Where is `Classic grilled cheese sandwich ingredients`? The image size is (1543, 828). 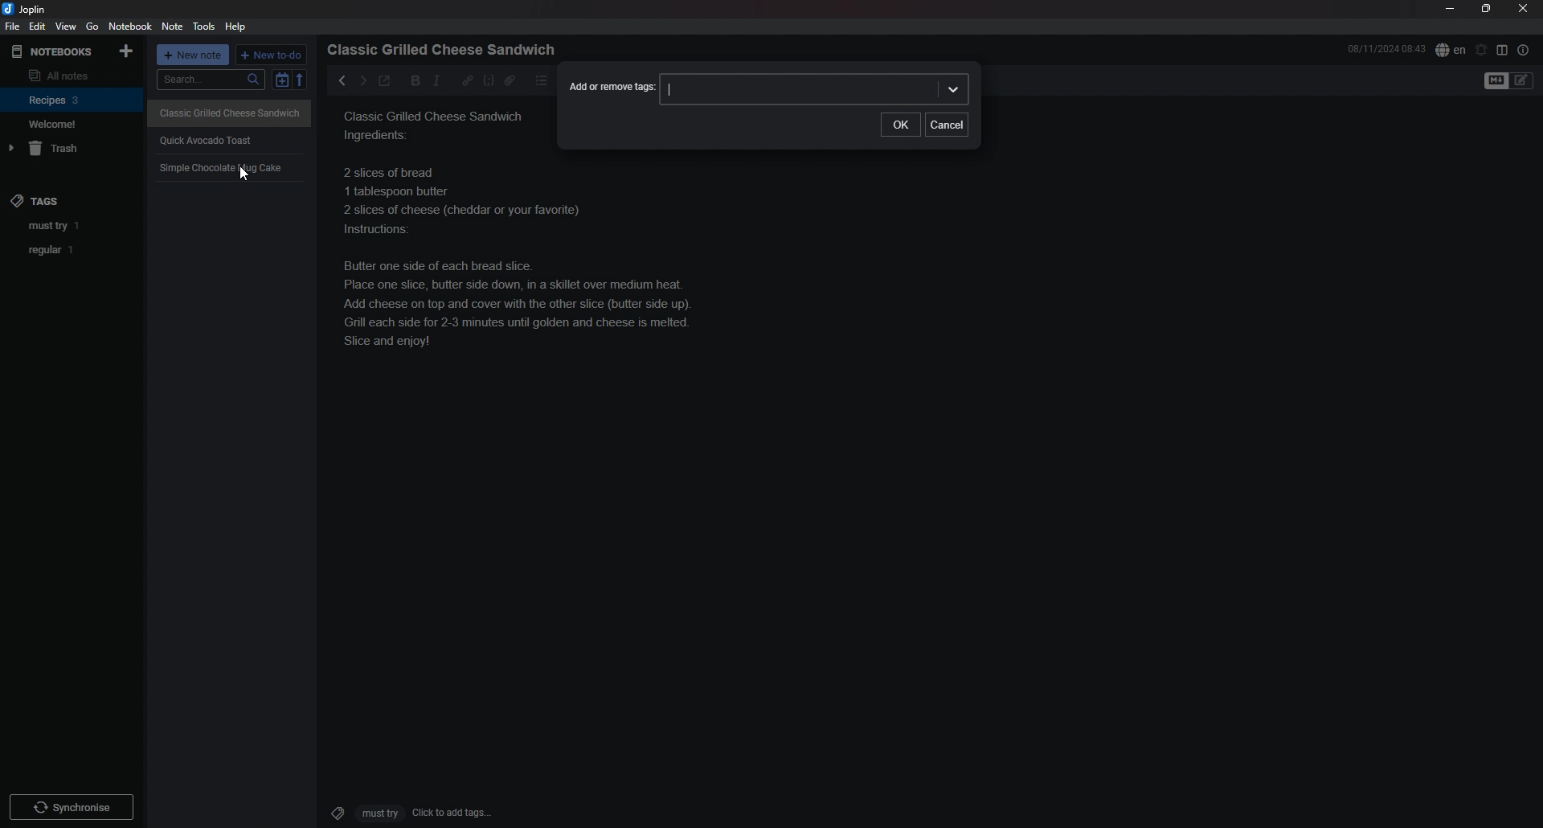
Classic grilled cheese sandwich ingredients is located at coordinates (534, 256).